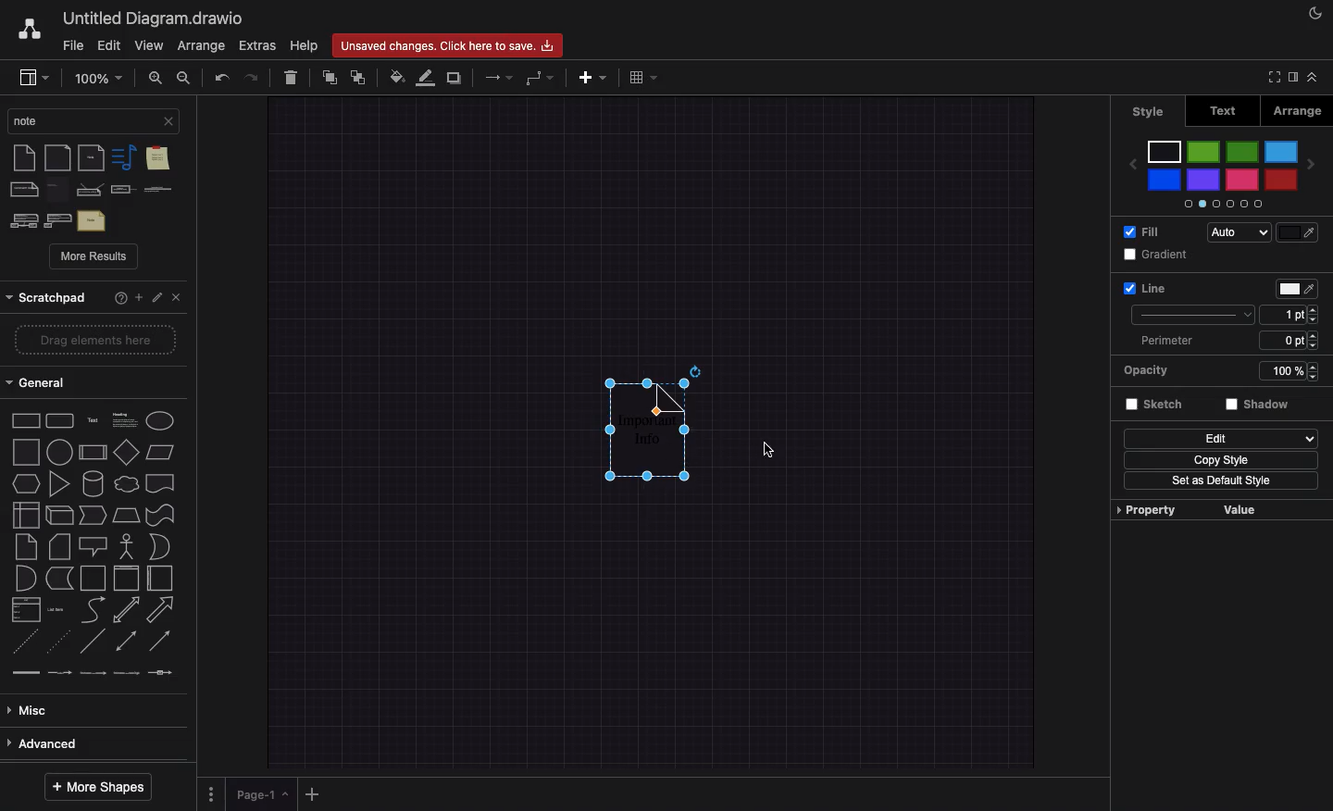 This screenshot has height=811, width=1333. What do you see at coordinates (1220, 203) in the screenshot?
I see `pages in color` at bounding box center [1220, 203].